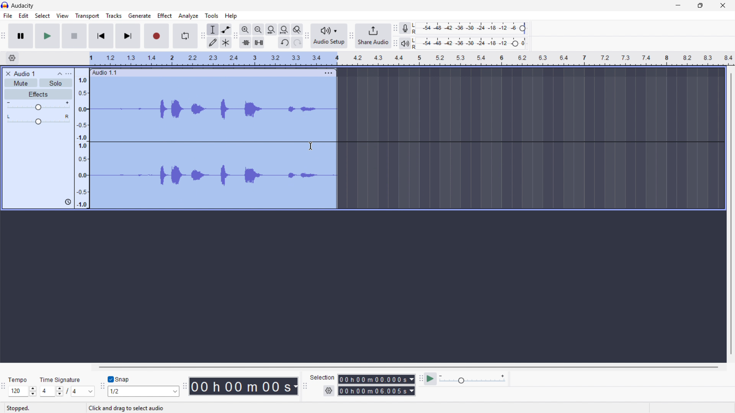  I want to click on Play at speed, so click(431, 379).